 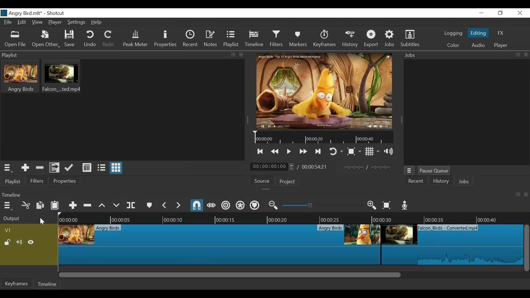 What do you see at coordinates (520, 13) in the screenshot?
I see `Close` at bounding box center [520, 13].